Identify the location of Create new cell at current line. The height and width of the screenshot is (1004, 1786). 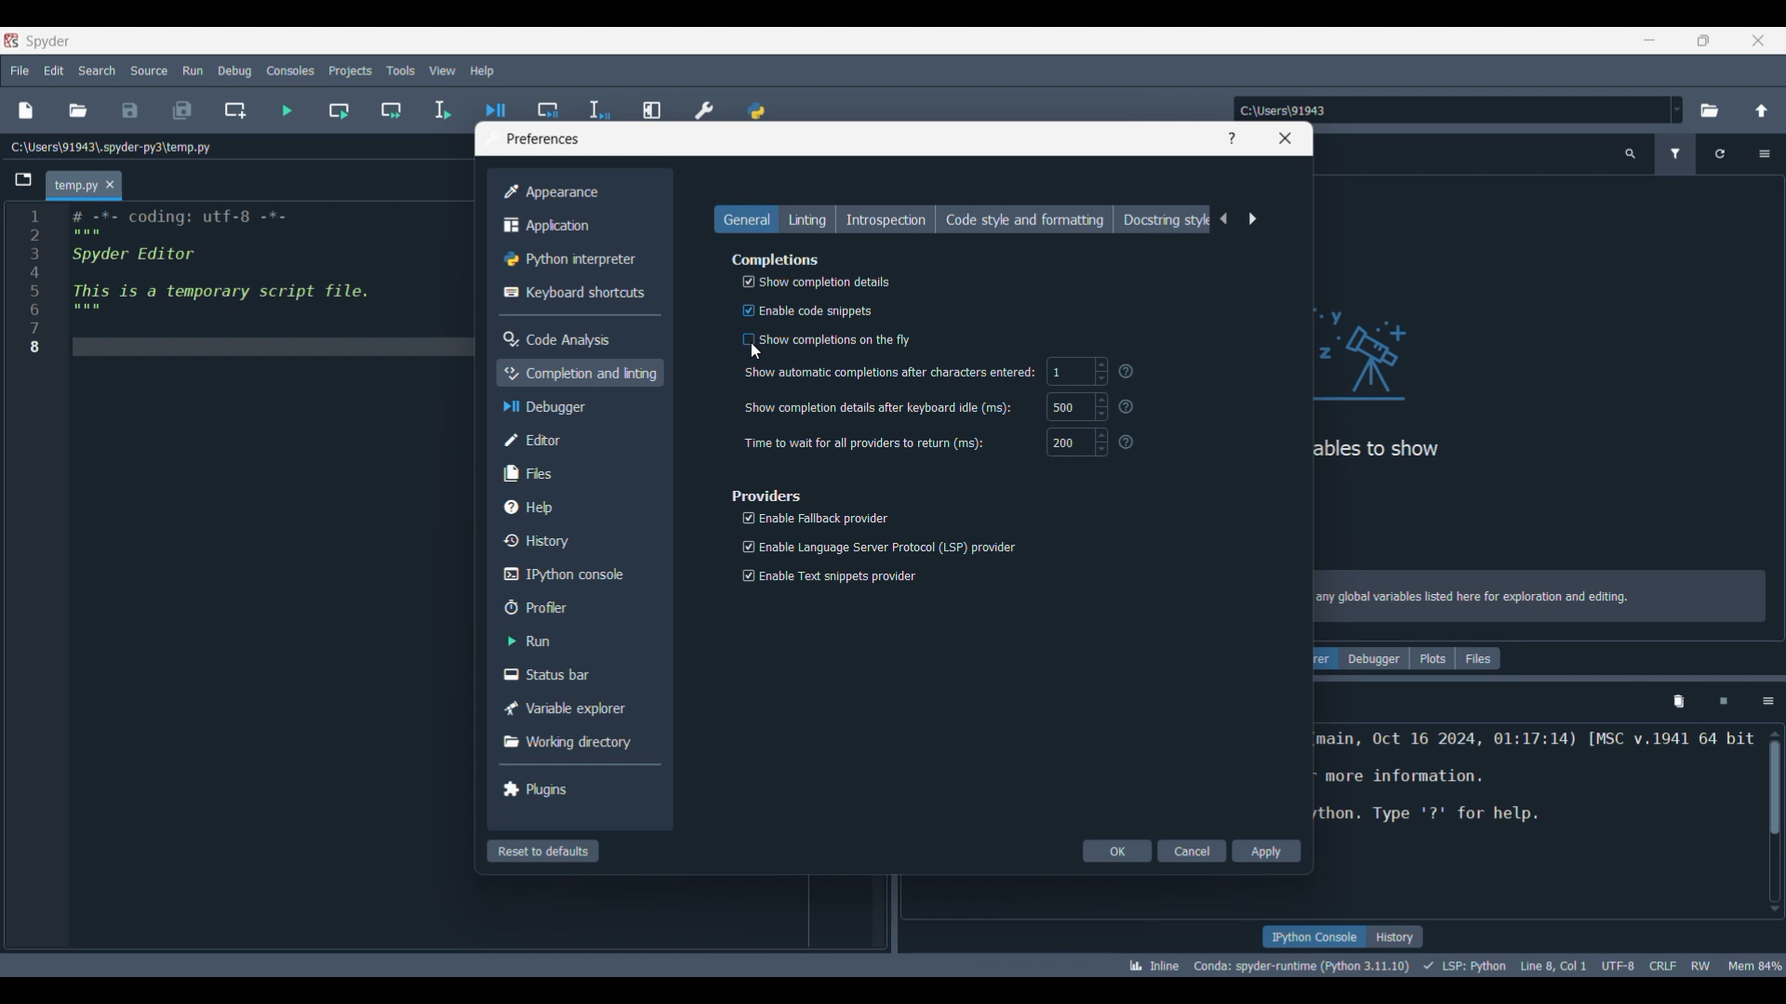
(234, 111).